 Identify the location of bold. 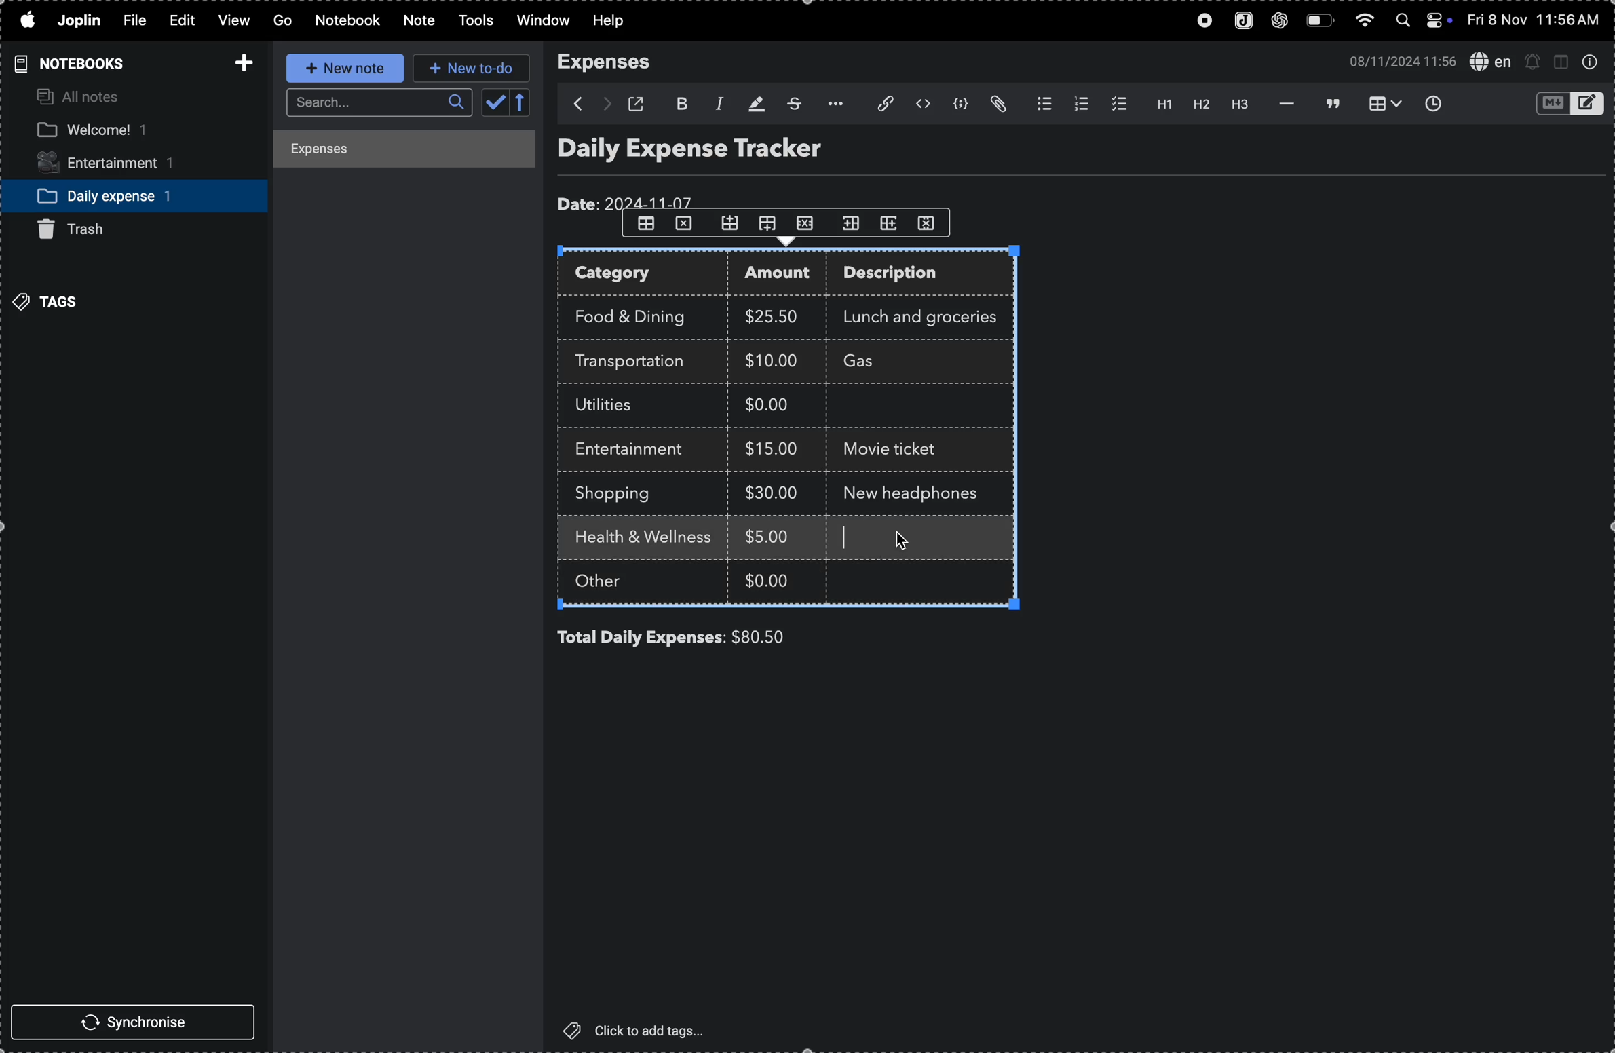
(680, 102).